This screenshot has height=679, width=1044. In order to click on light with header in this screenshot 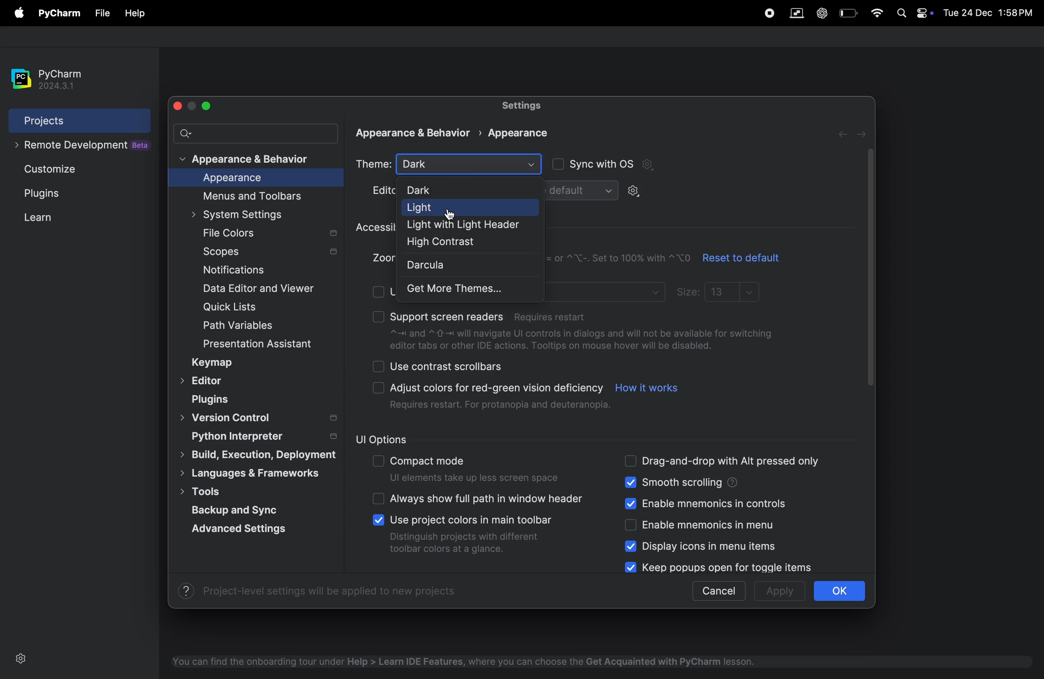, I will do `click(478, 225)`.